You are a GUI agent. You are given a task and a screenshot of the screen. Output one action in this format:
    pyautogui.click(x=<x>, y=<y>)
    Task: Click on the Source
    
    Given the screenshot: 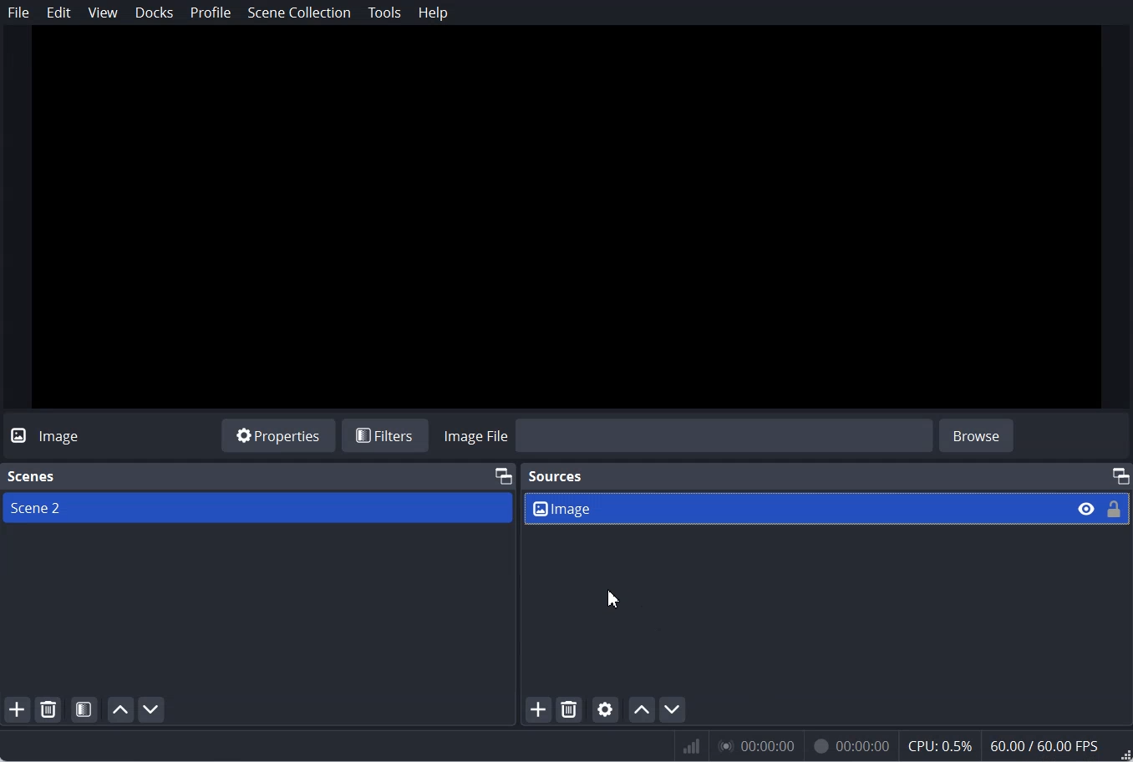 What is the action you would take?
    pyautogui.click(x=827, y=511)
    